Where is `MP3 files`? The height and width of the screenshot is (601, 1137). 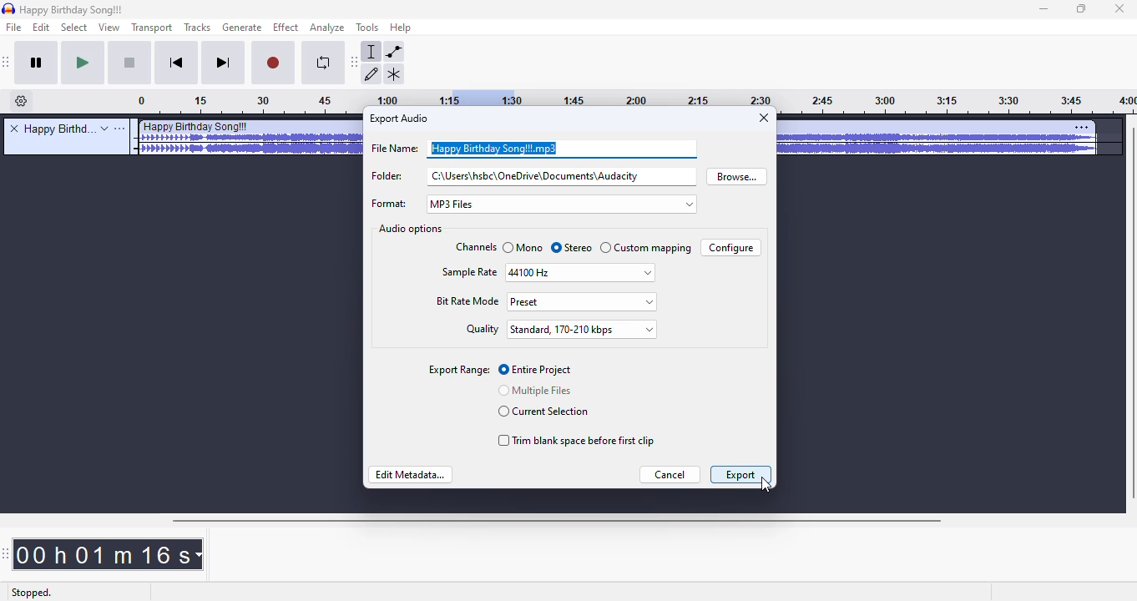 MP3 files is located at coordinates (562, 205).